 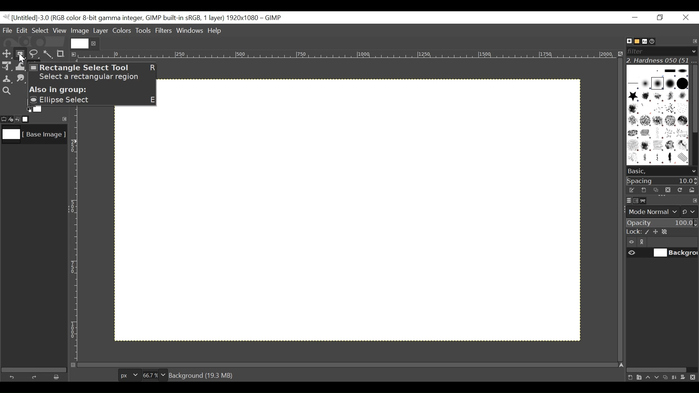 I want to click on Delete this layer, so click(x=694, y=378).